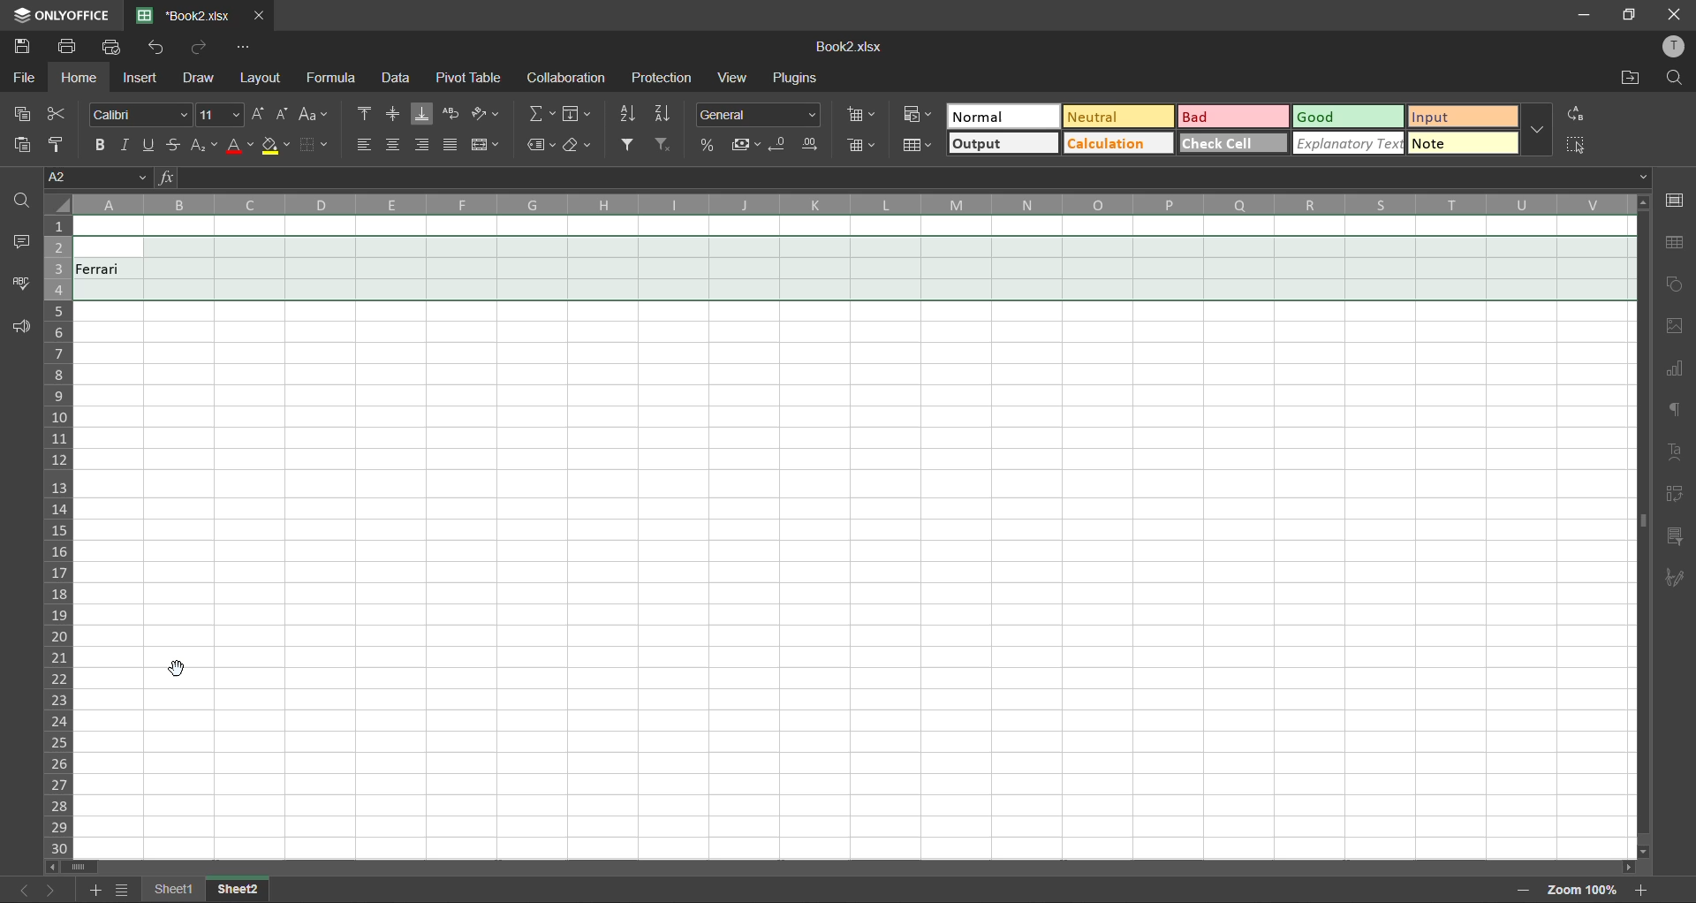 The width and height of the screenshot is (1696, 903). Describe the element at coordinates (57, 539) in the screenshot. I see `row numbers` at that location.